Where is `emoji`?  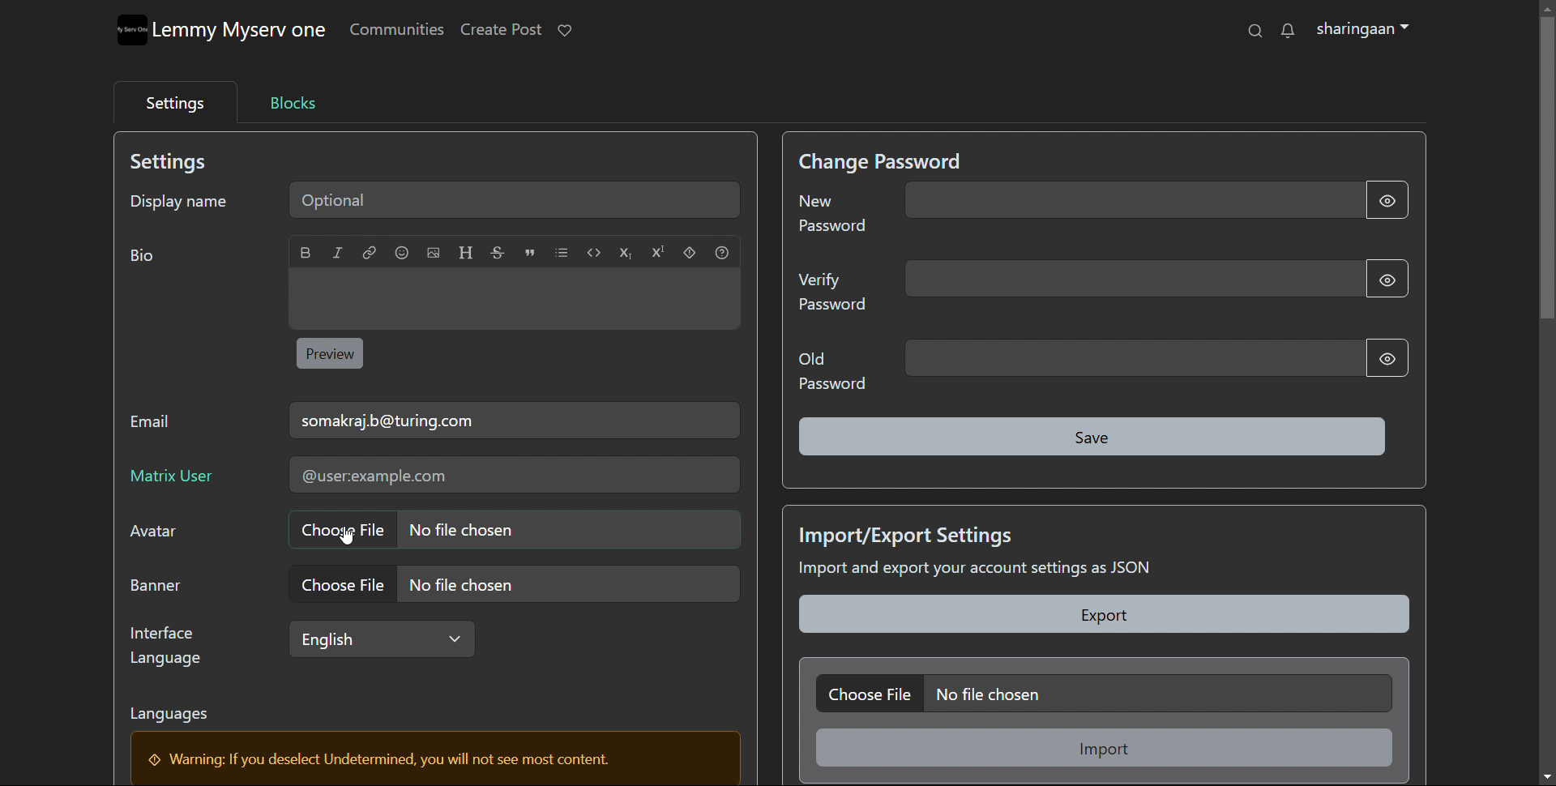 emoji is located at coordinates (401, 252).